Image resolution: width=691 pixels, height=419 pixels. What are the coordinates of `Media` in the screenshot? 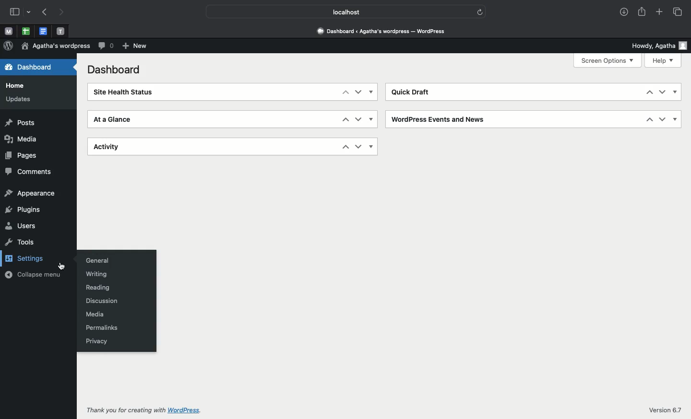 It's located at (21, 139).